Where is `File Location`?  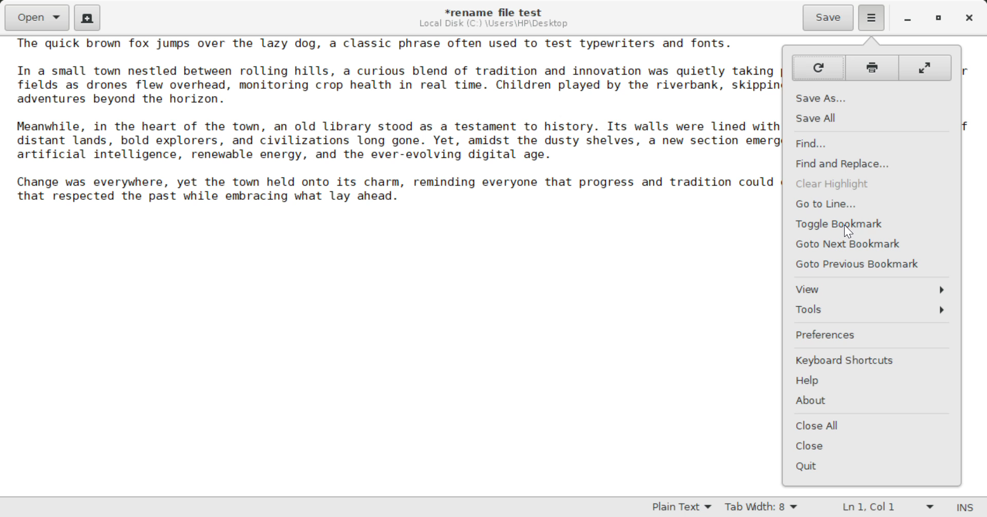
File Location is located at coordinates (494, 25).